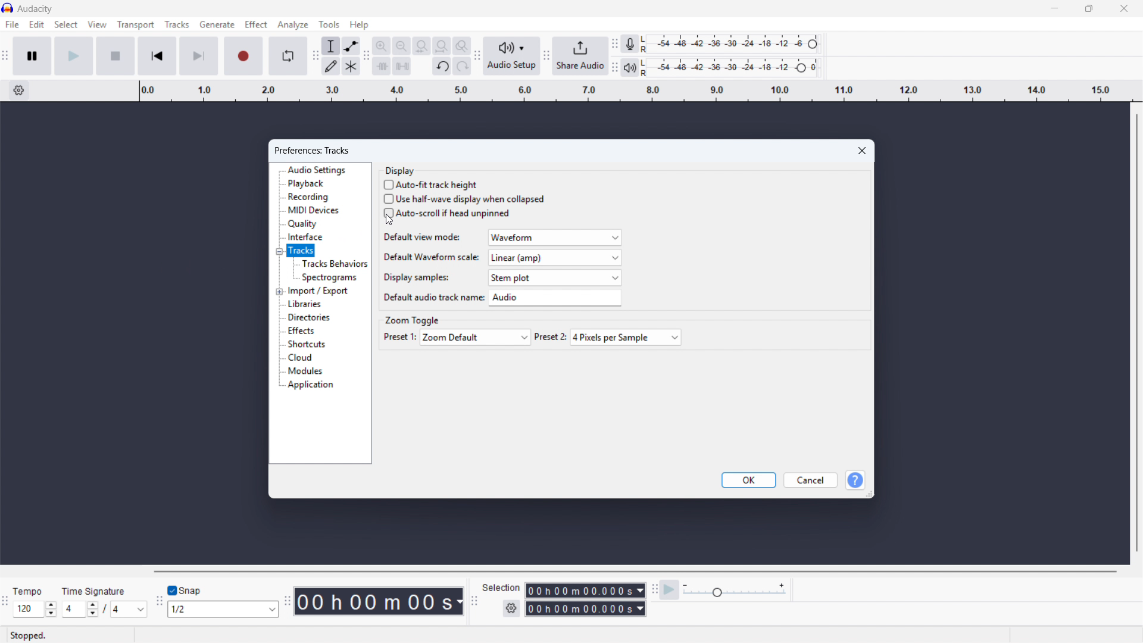 The width and height of the screenshot is (1143, 643). What do you see at coordinates (462, 46) in the screenshot?
I see `toggle zoom` at bounding box center [462, 46].